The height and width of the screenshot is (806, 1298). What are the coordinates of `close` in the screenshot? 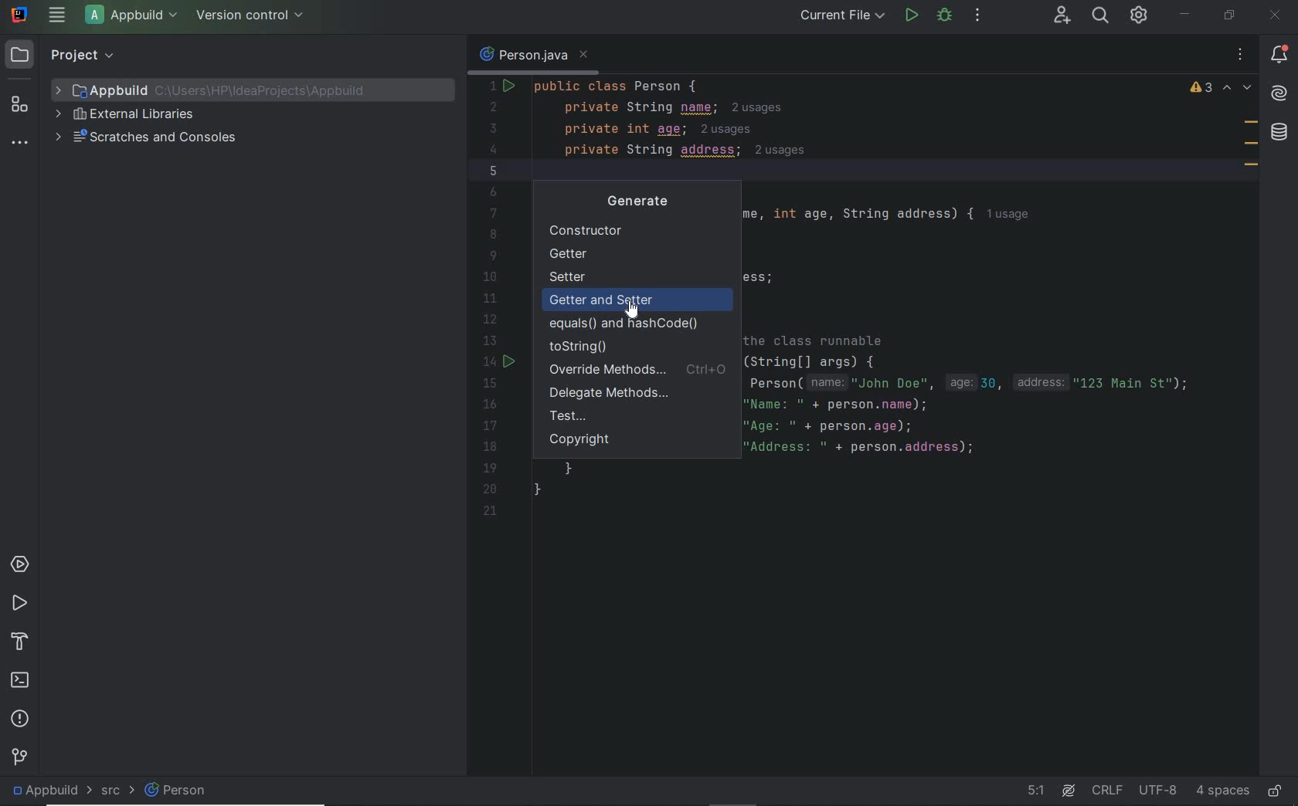 It's located at (1276, 15).